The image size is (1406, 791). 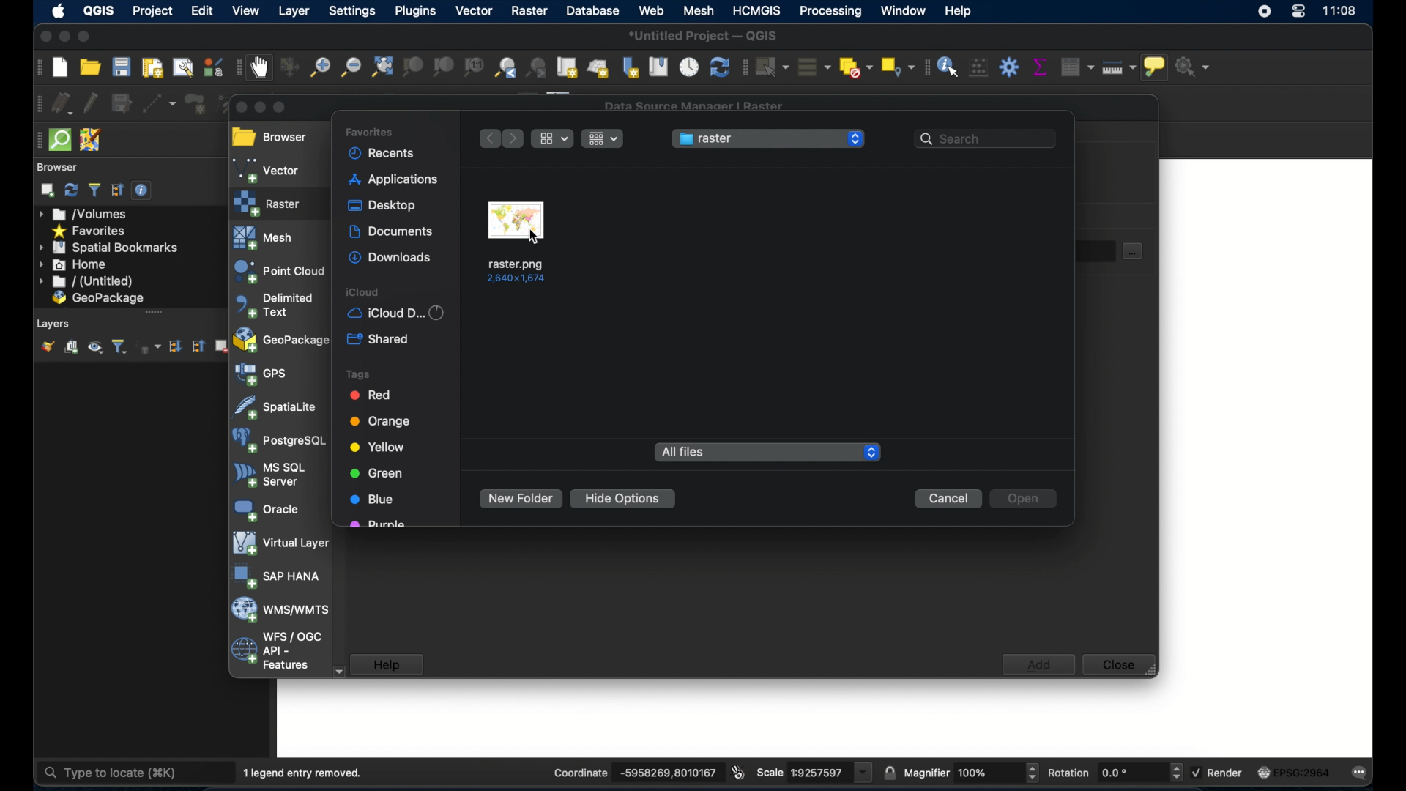 What do you see at coordinates (262, 68) in the screenshot?
I see `pan map` at bounding box center [262, 68].